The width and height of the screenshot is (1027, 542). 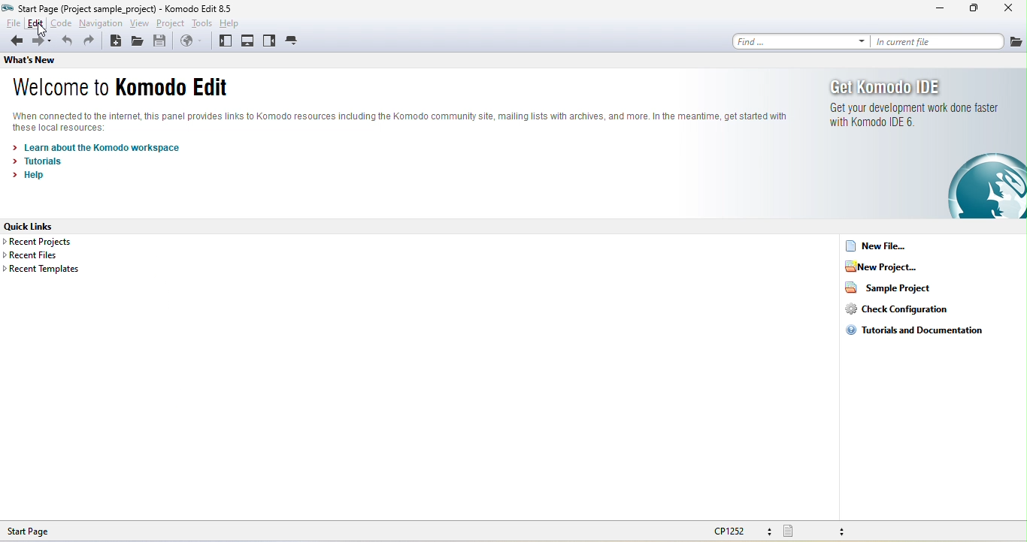 What do you see at coordinates (977, 8) in the screenshot?
I see `maximize` at bounding box center [977, 8].